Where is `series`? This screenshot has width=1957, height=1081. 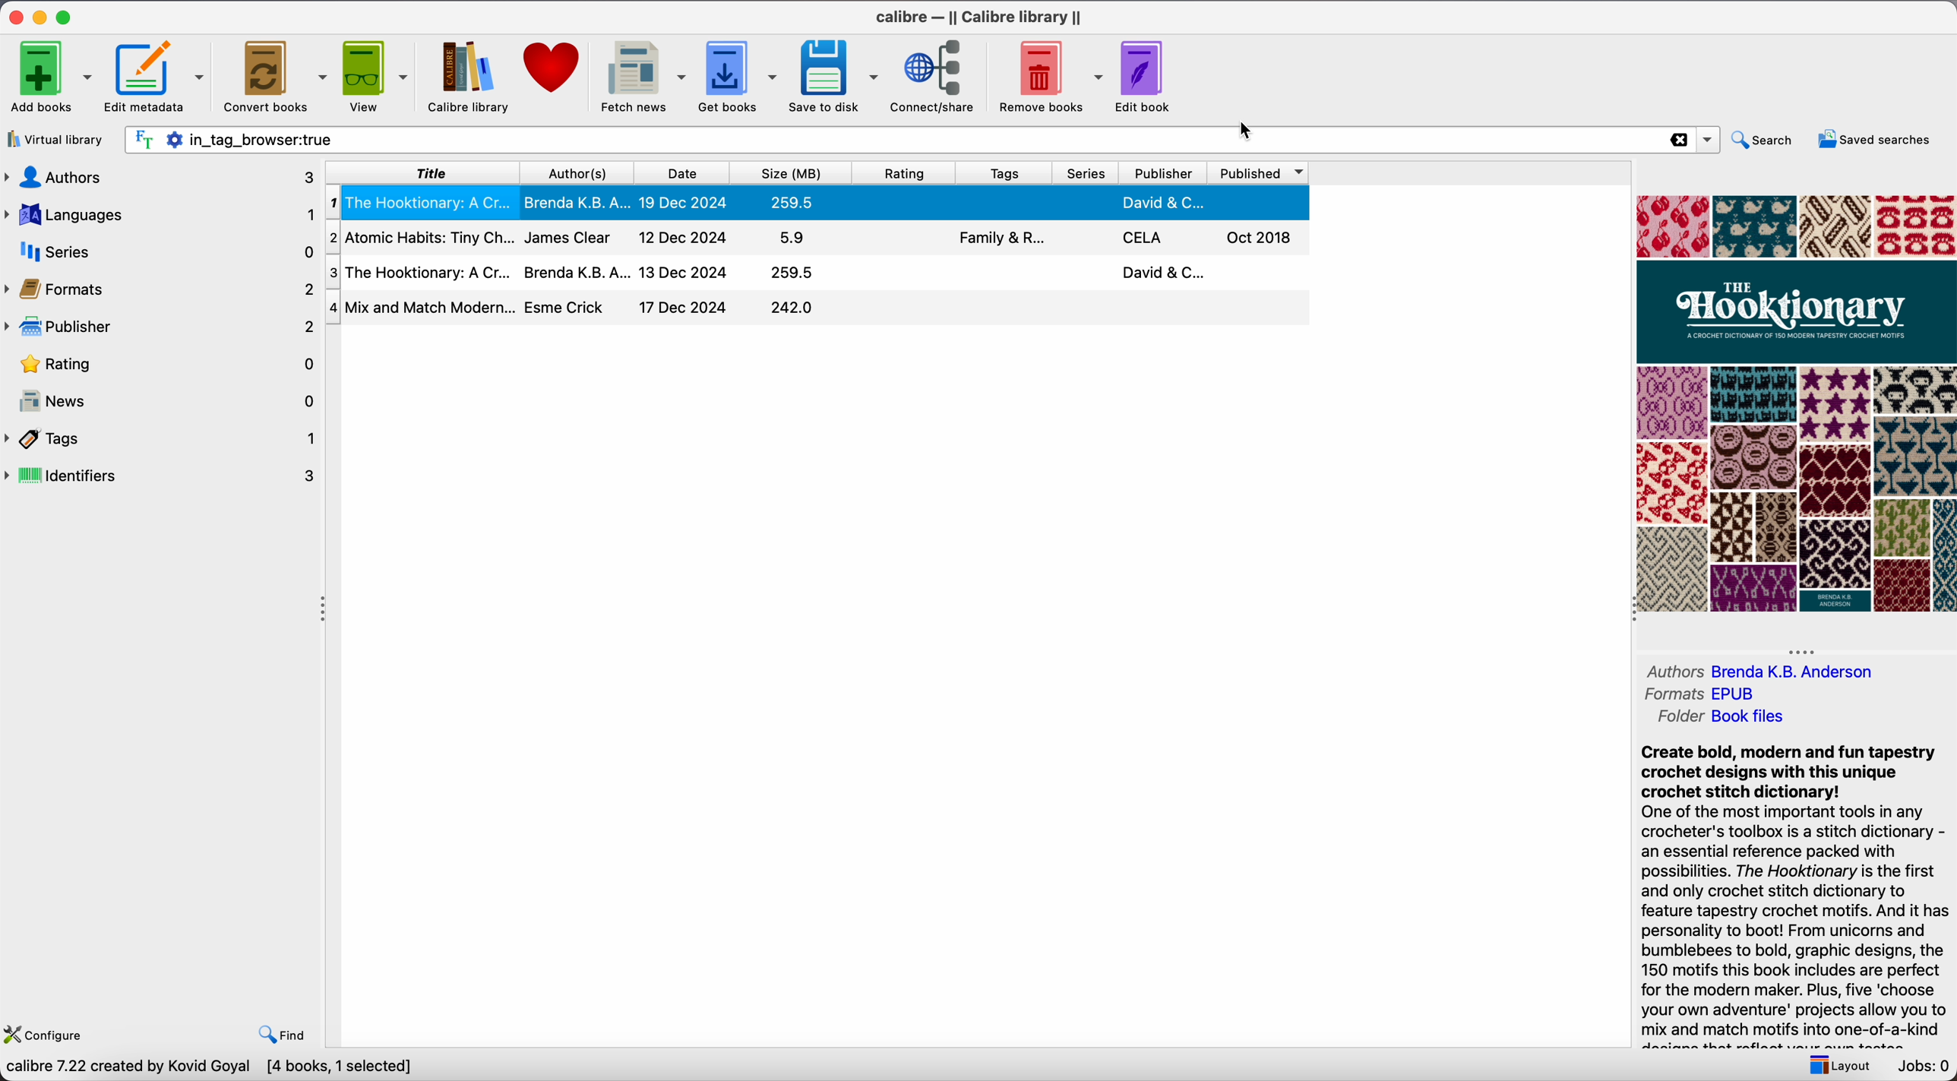 series is located at coordinates (162, 254).